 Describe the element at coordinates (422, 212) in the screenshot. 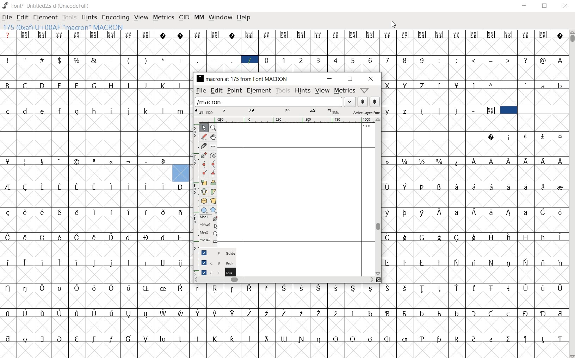

I see `Symbol` at that location.